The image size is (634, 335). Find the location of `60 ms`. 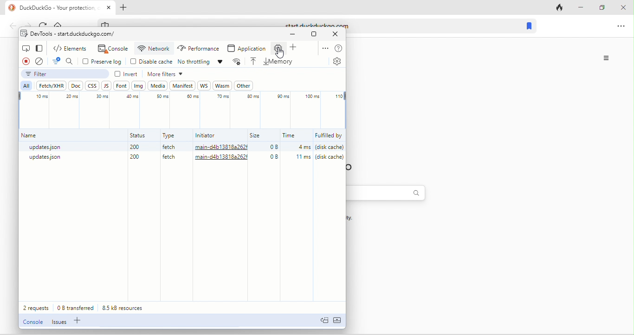

60 ms is located at coordinates (187, 99).